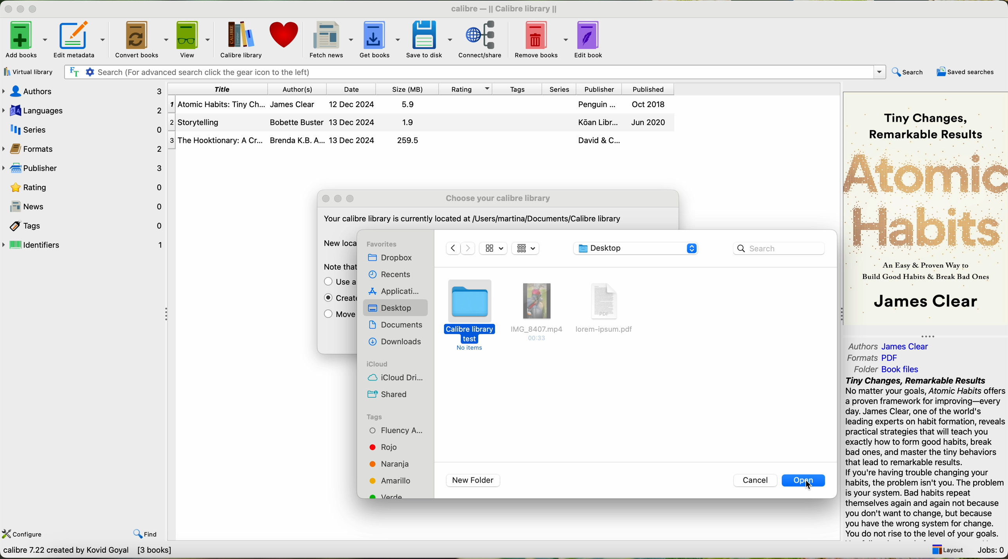 This screenshot has height=559, width=1008. Describe the element at coordinates (464, 88) in the screenshot. I see `rating` at that location.